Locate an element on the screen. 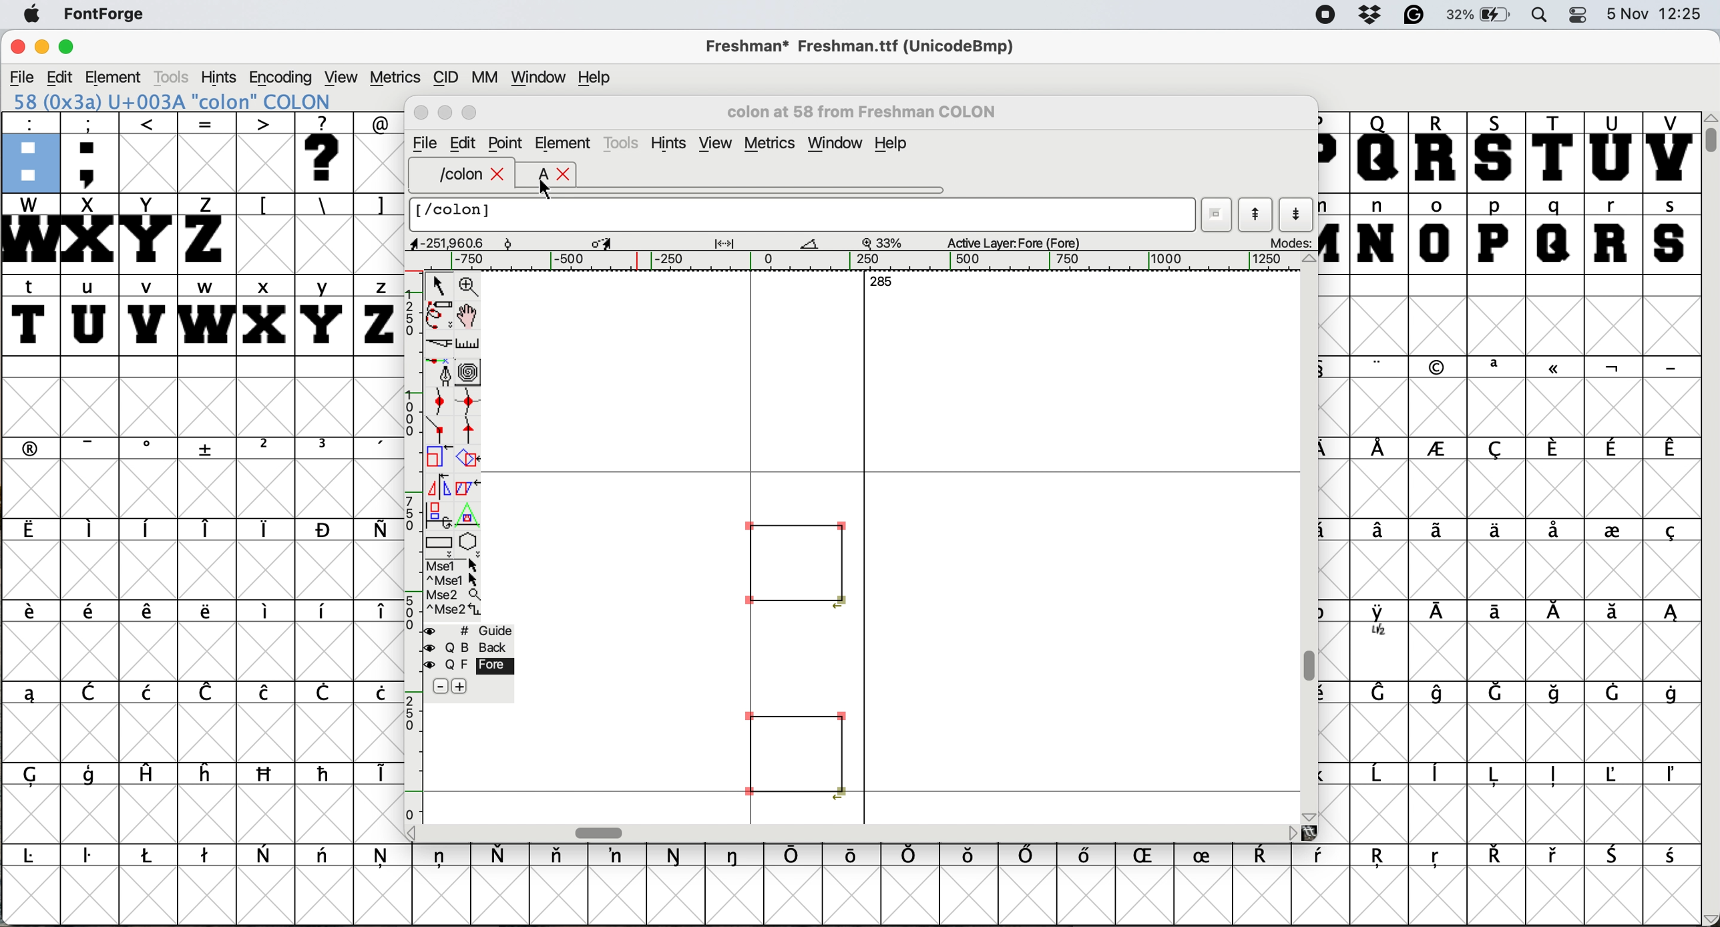  Freshman* Freshman.ttf (UnicodeBmp) is located at coordinates (867, 45).